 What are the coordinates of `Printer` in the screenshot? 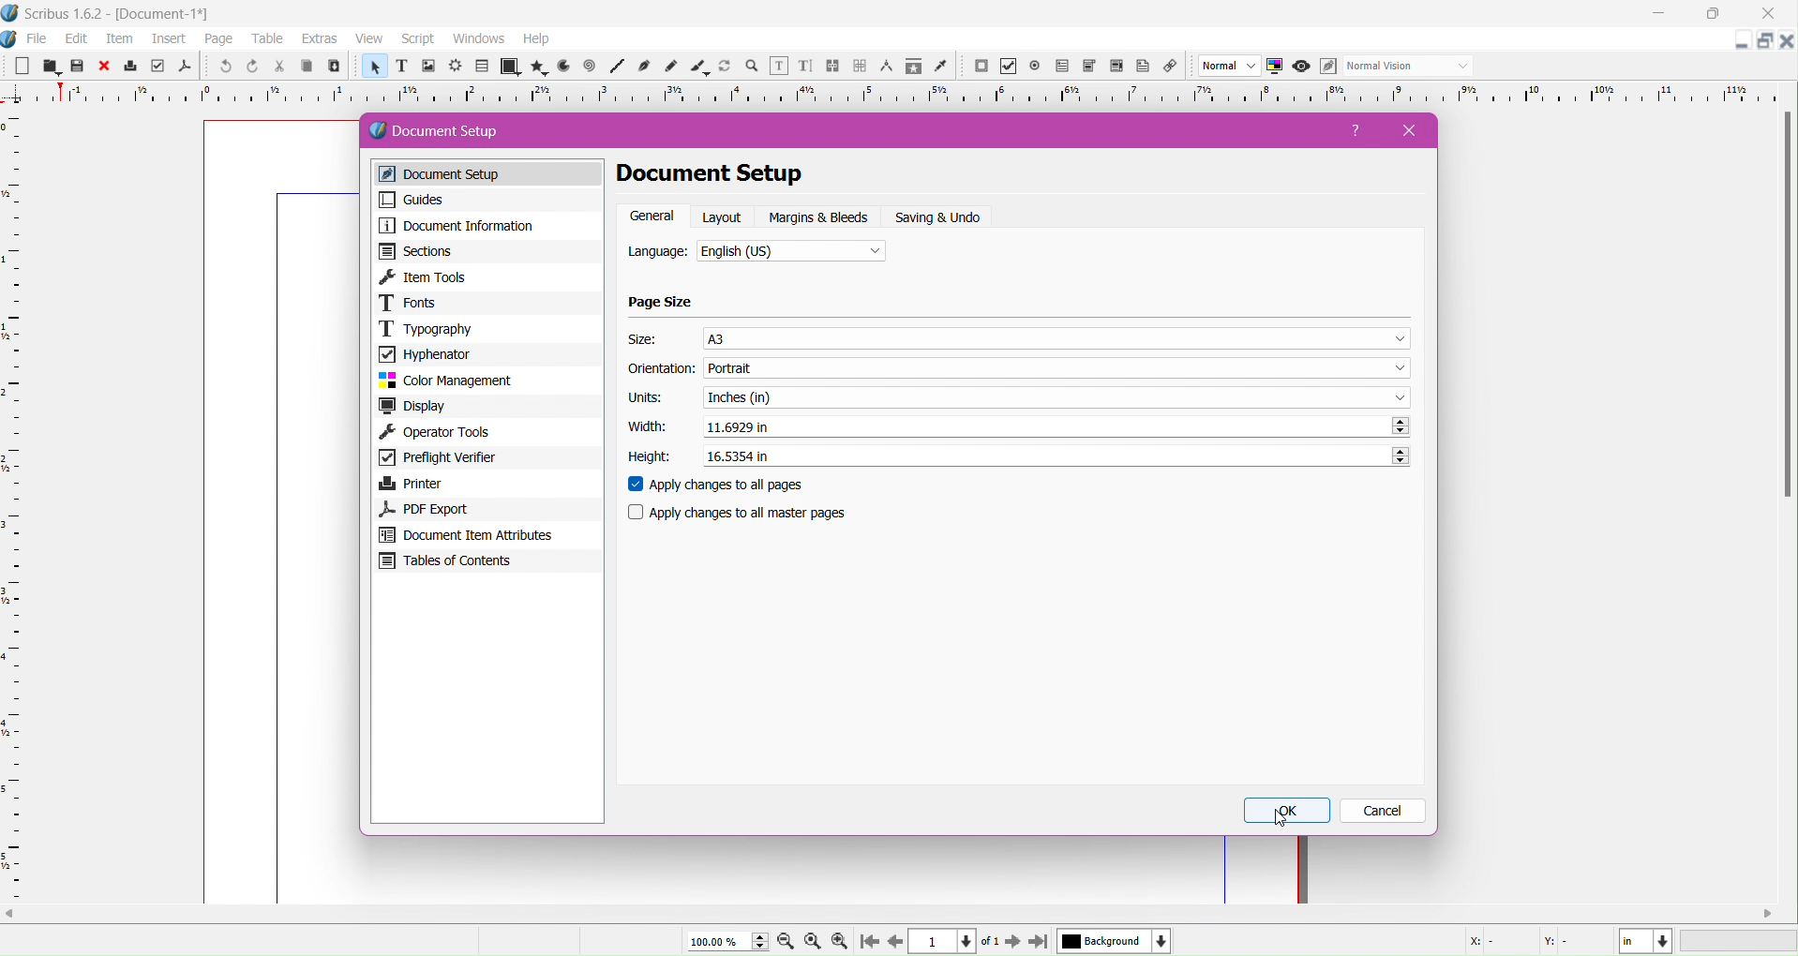 It's located at (487, 484).